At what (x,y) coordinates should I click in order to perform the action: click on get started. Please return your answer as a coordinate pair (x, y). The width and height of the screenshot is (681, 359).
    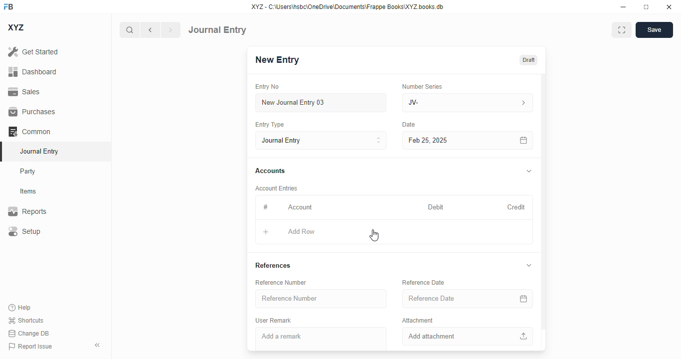
    Looking at the image, I should click on (33, 51).